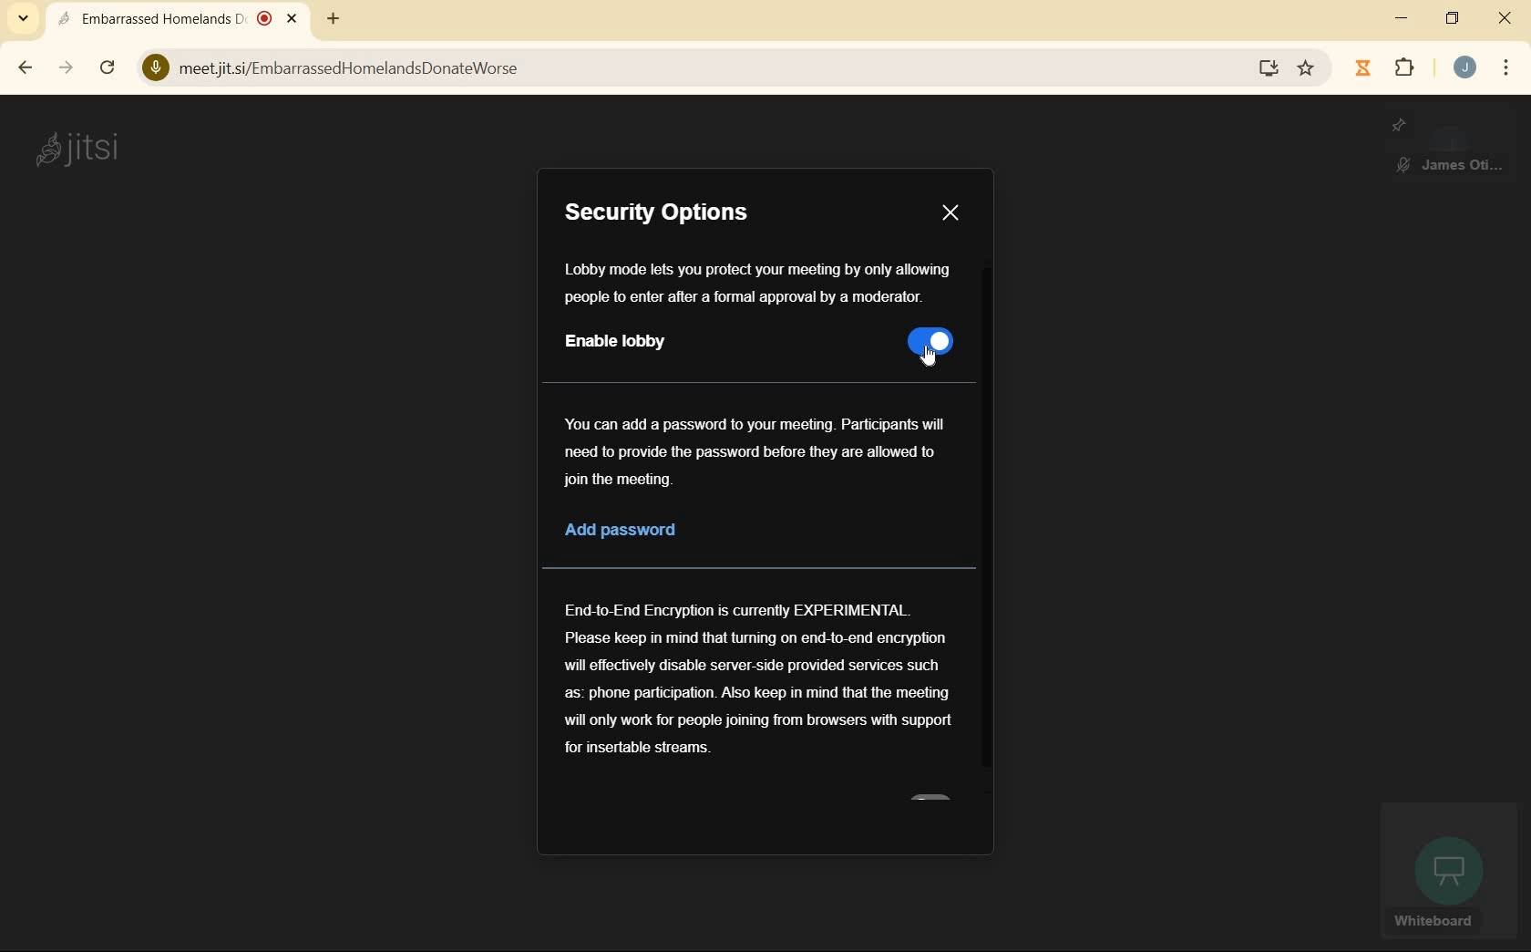 Image resolution: width=1531 pixels, height=952 pixels. I want to click on toggle, so click(930, 341).